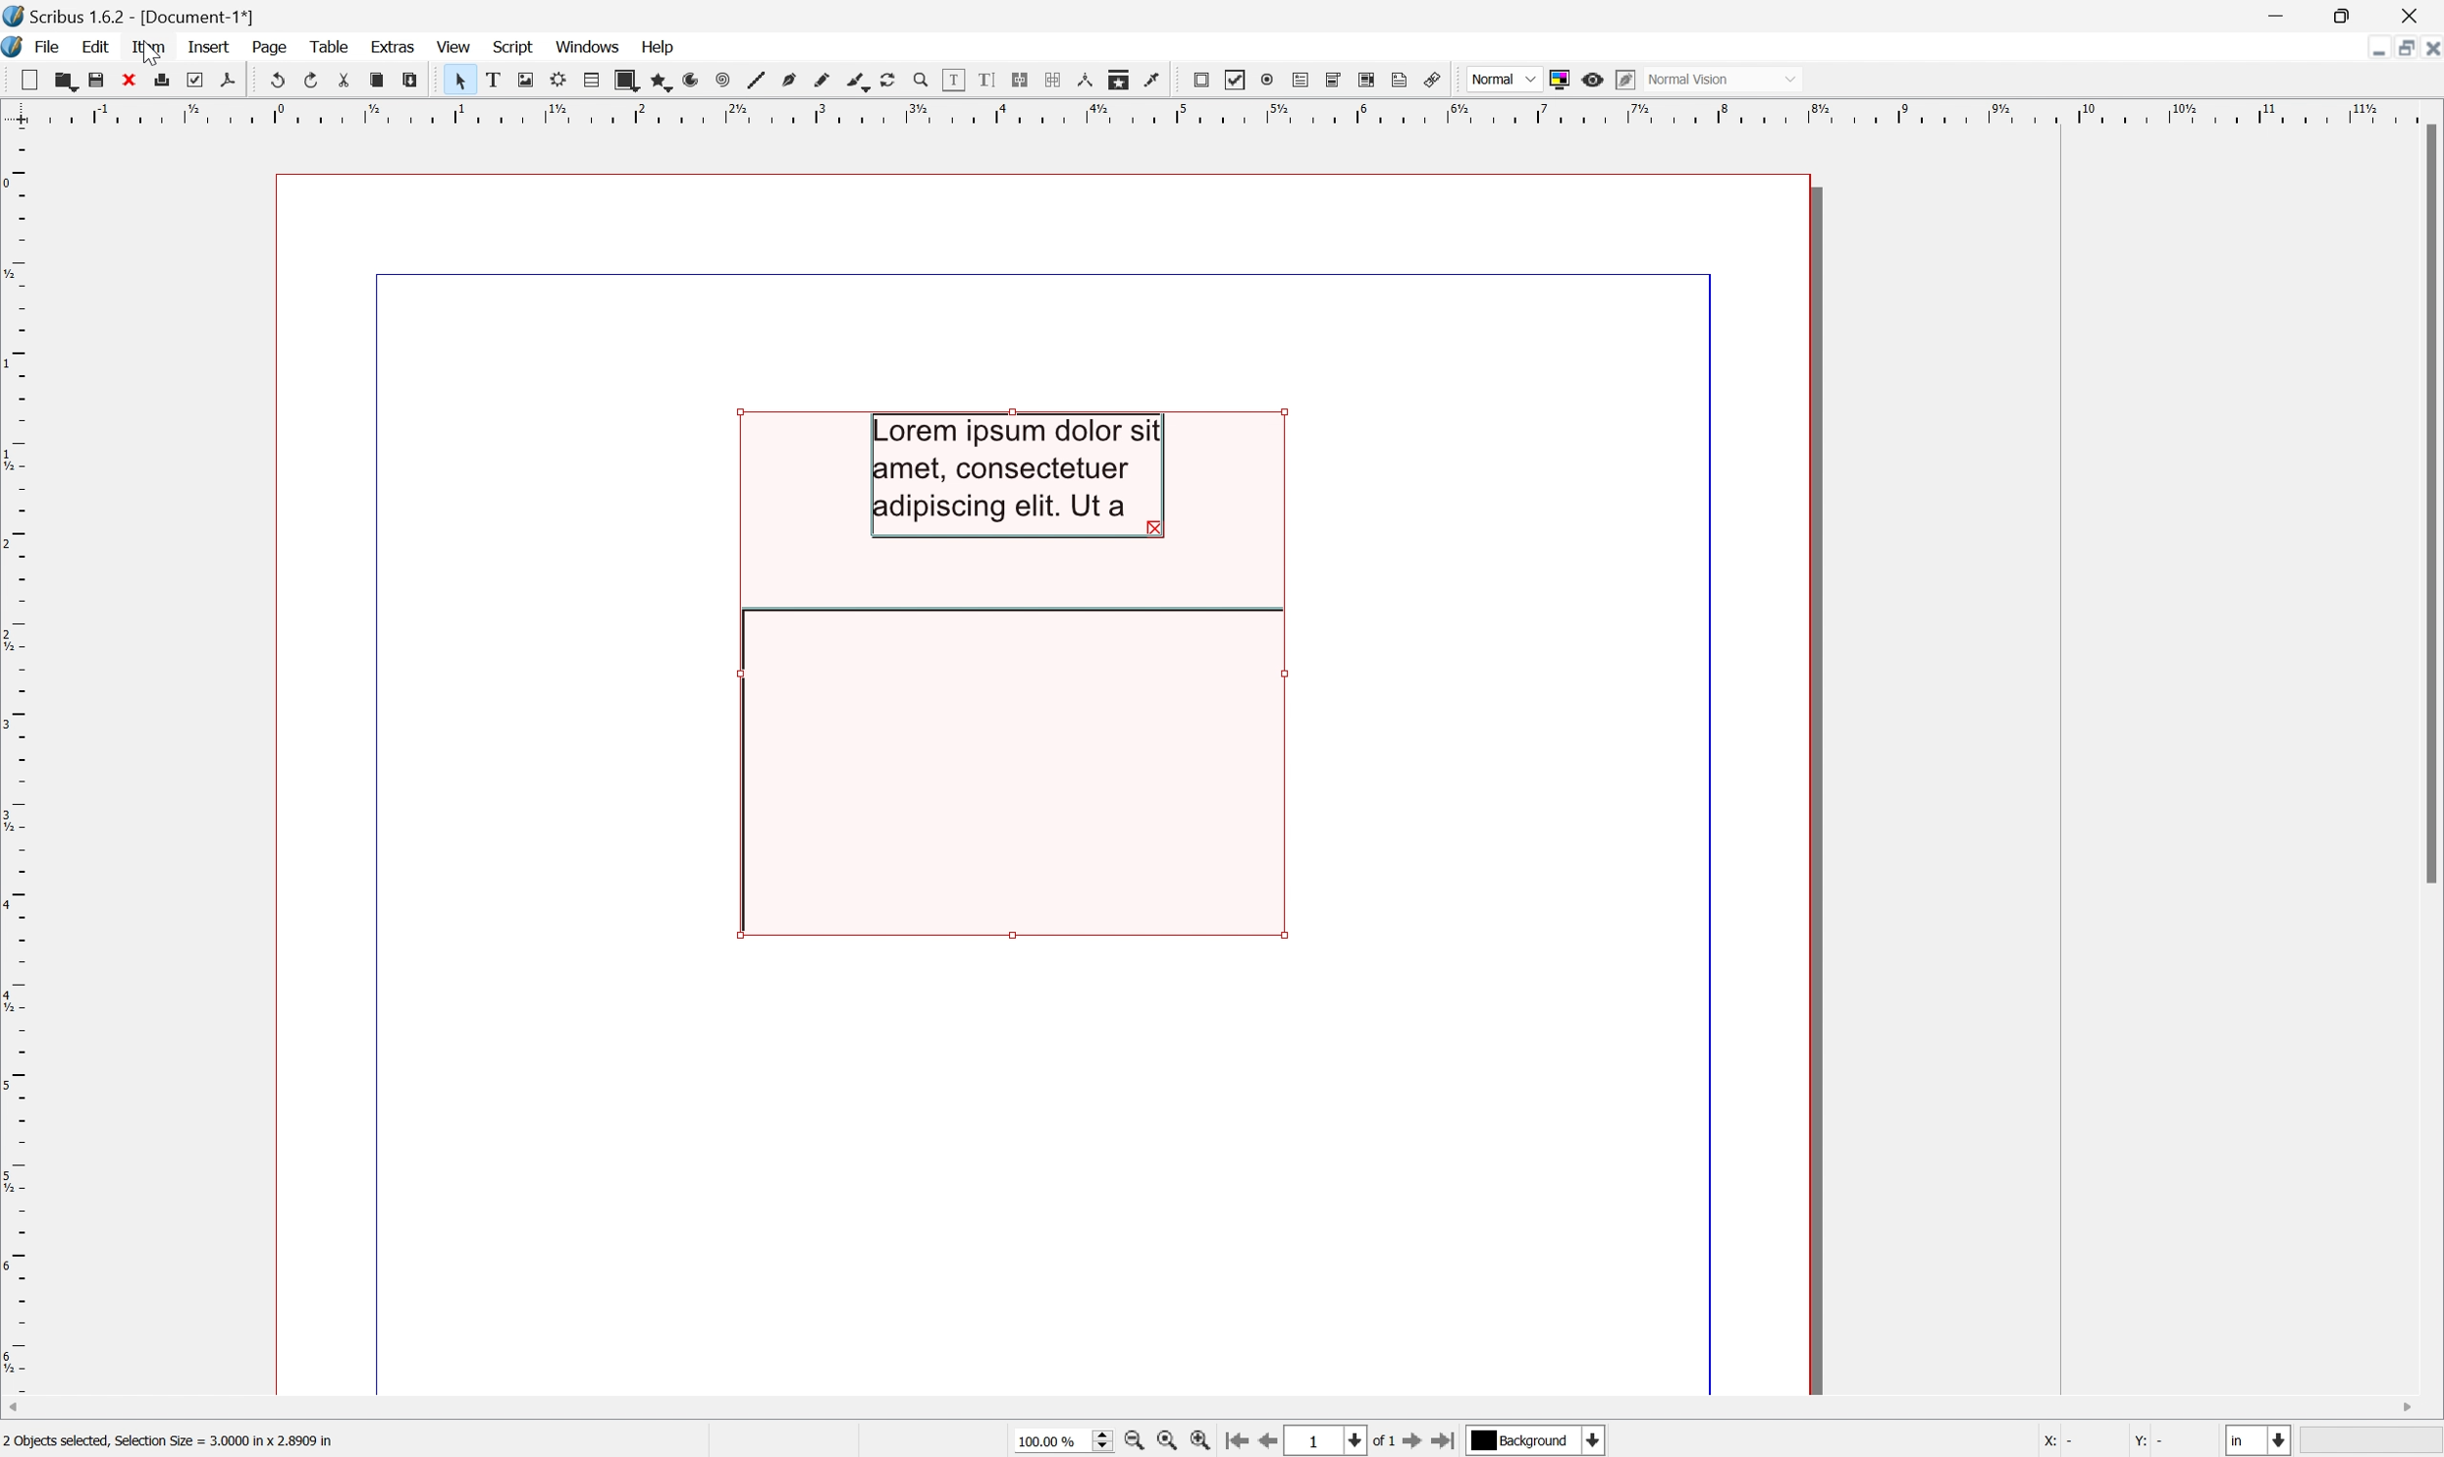  What do you see at coordinates (228, 82) in the screenshot?
I see `Save as PDF` at bounding box center [228, 82].